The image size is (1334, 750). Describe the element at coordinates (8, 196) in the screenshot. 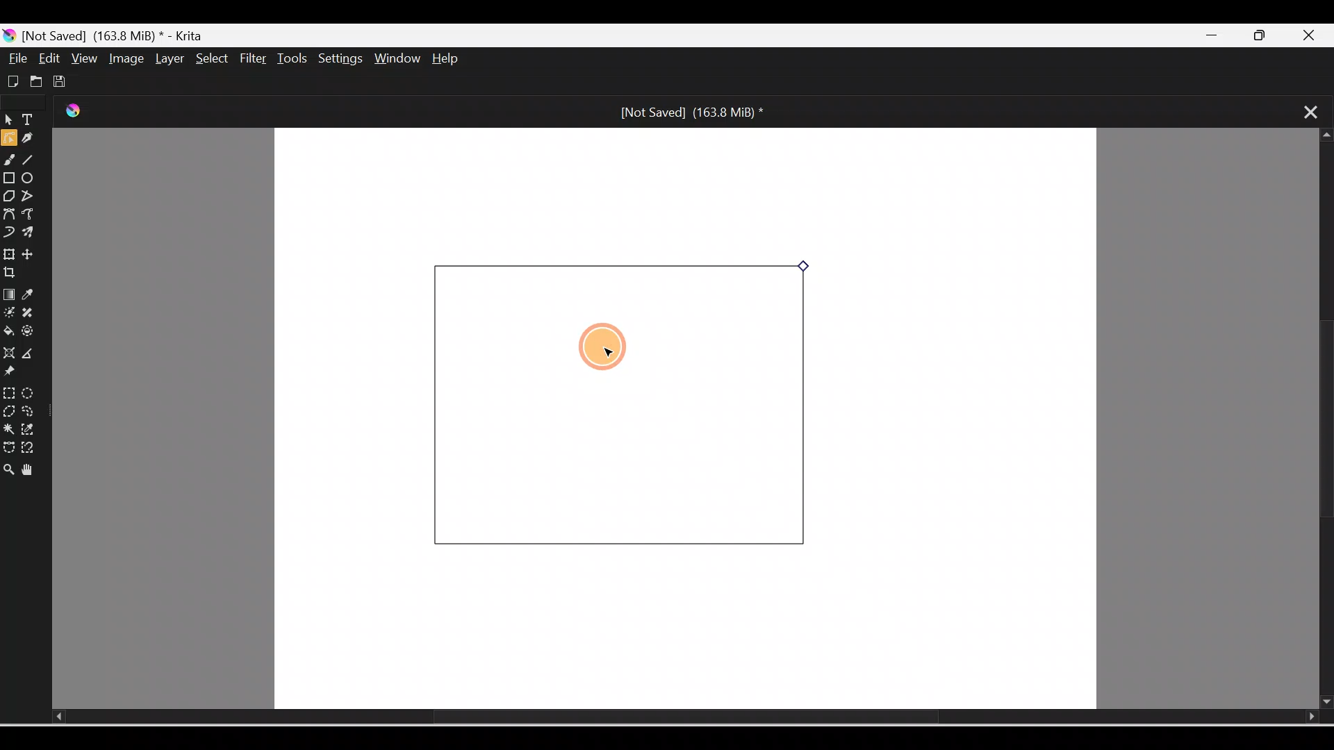

I see `Polygon` at that location.